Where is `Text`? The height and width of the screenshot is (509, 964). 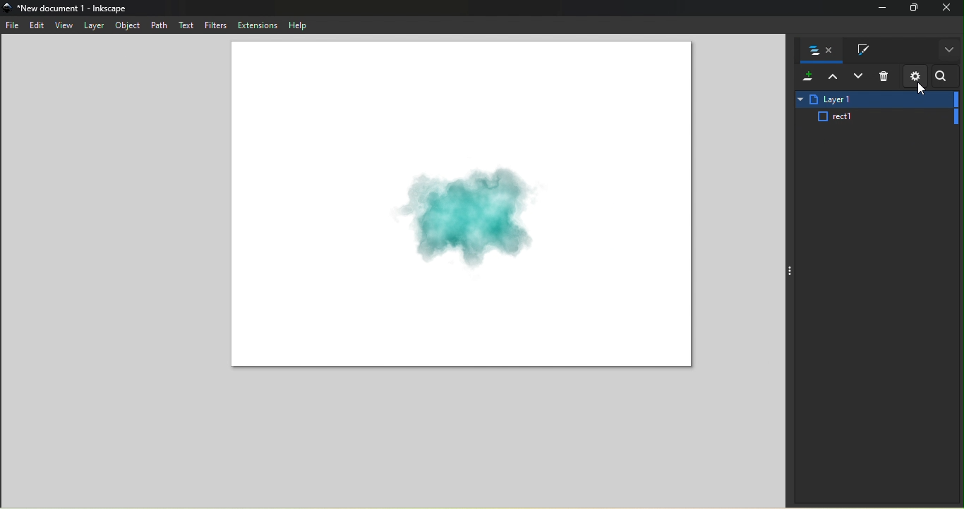 Text is located at coordinates (185, 26).